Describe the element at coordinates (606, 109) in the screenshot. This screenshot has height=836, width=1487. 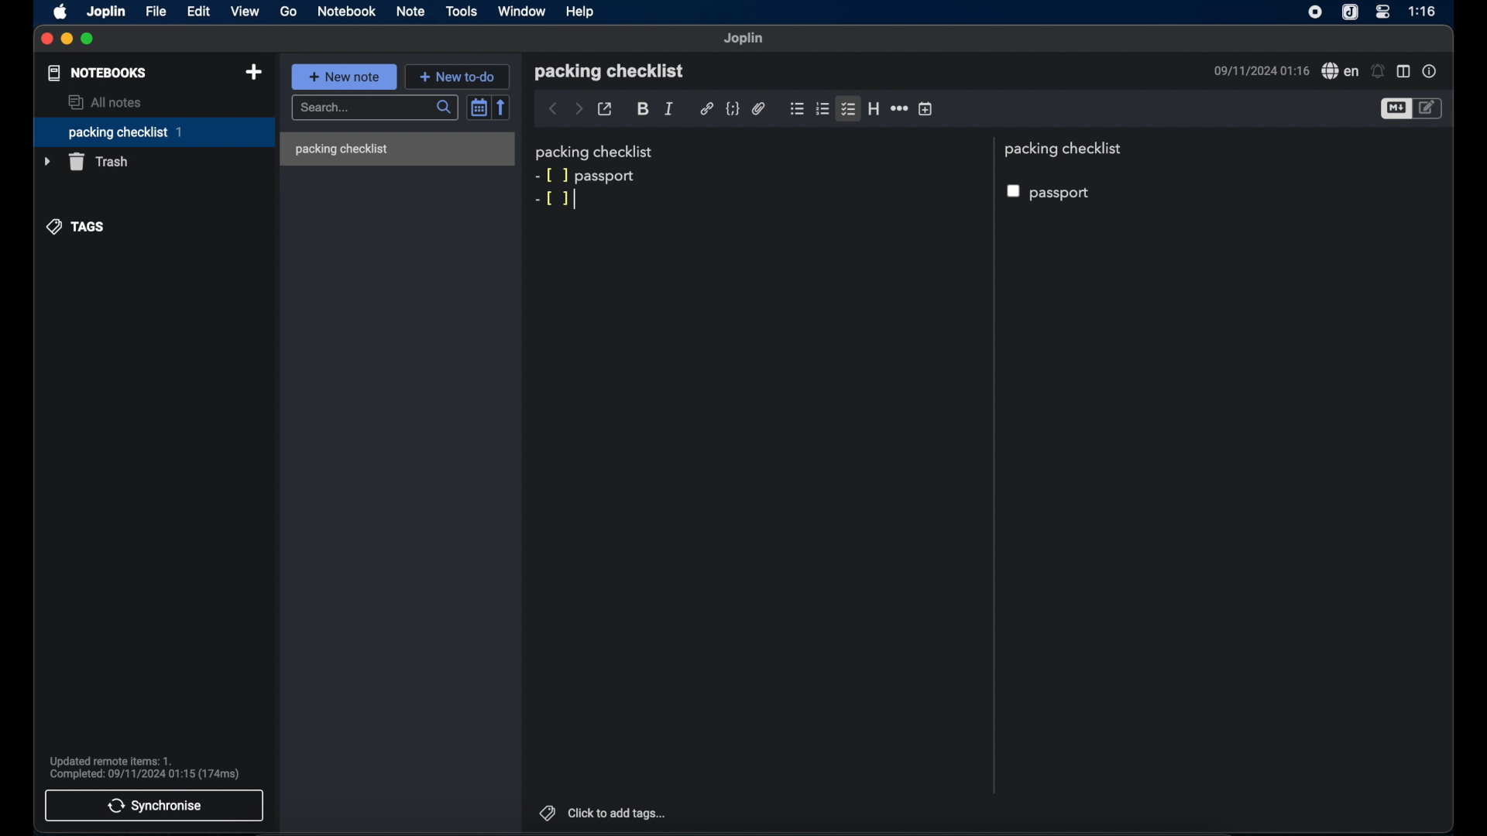
I see `toggle external editing` at that location.